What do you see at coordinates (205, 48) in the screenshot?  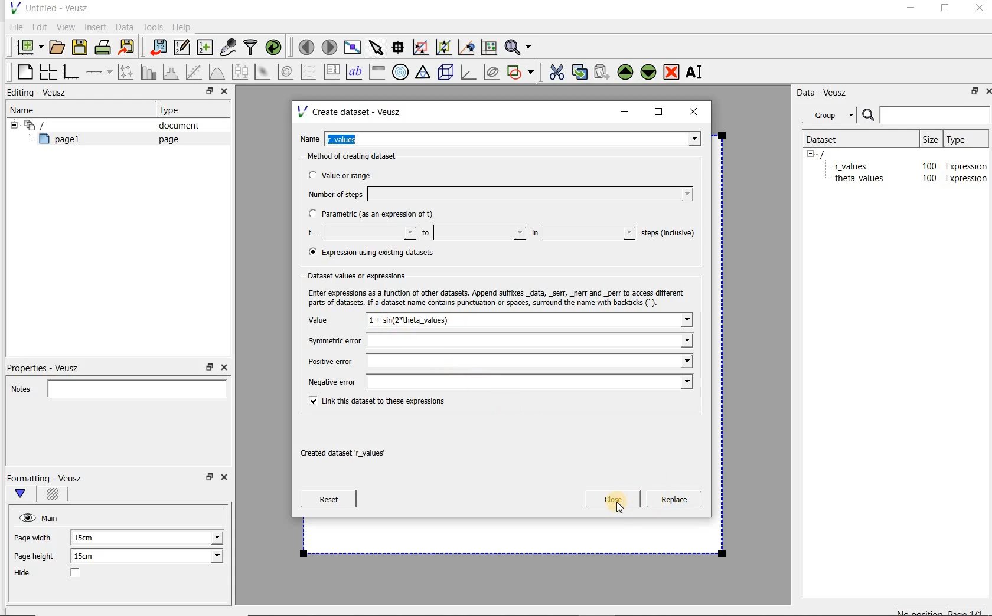 I see `create new datasets using ranges, parametrically or as functions of existing datasets` at bounding box center [205, 48].